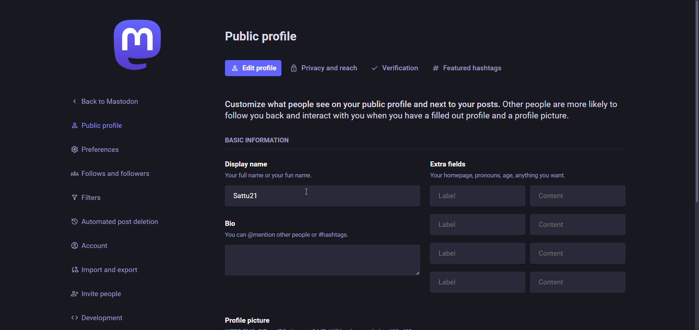 The width and height of the screenshot is (699, 330). What do you see at coordinates (105, 270) in the screenshot?
I see `import and export` at bounding box center [105, 270].